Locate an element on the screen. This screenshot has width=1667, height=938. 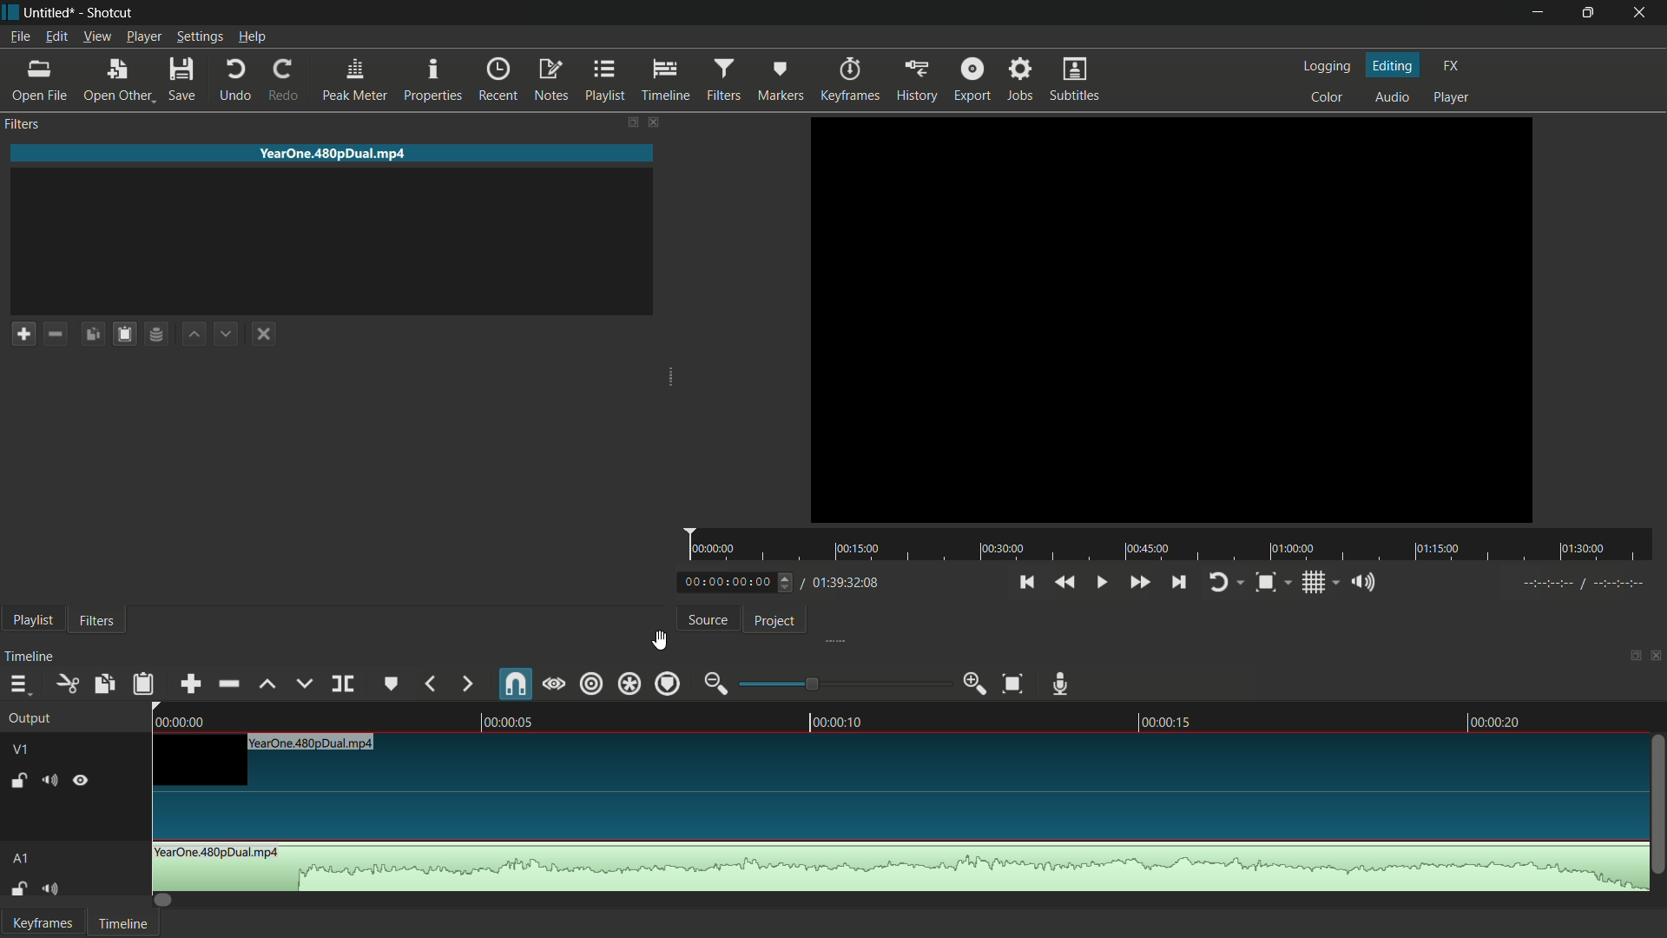
save is located at coordinates (183, 81).